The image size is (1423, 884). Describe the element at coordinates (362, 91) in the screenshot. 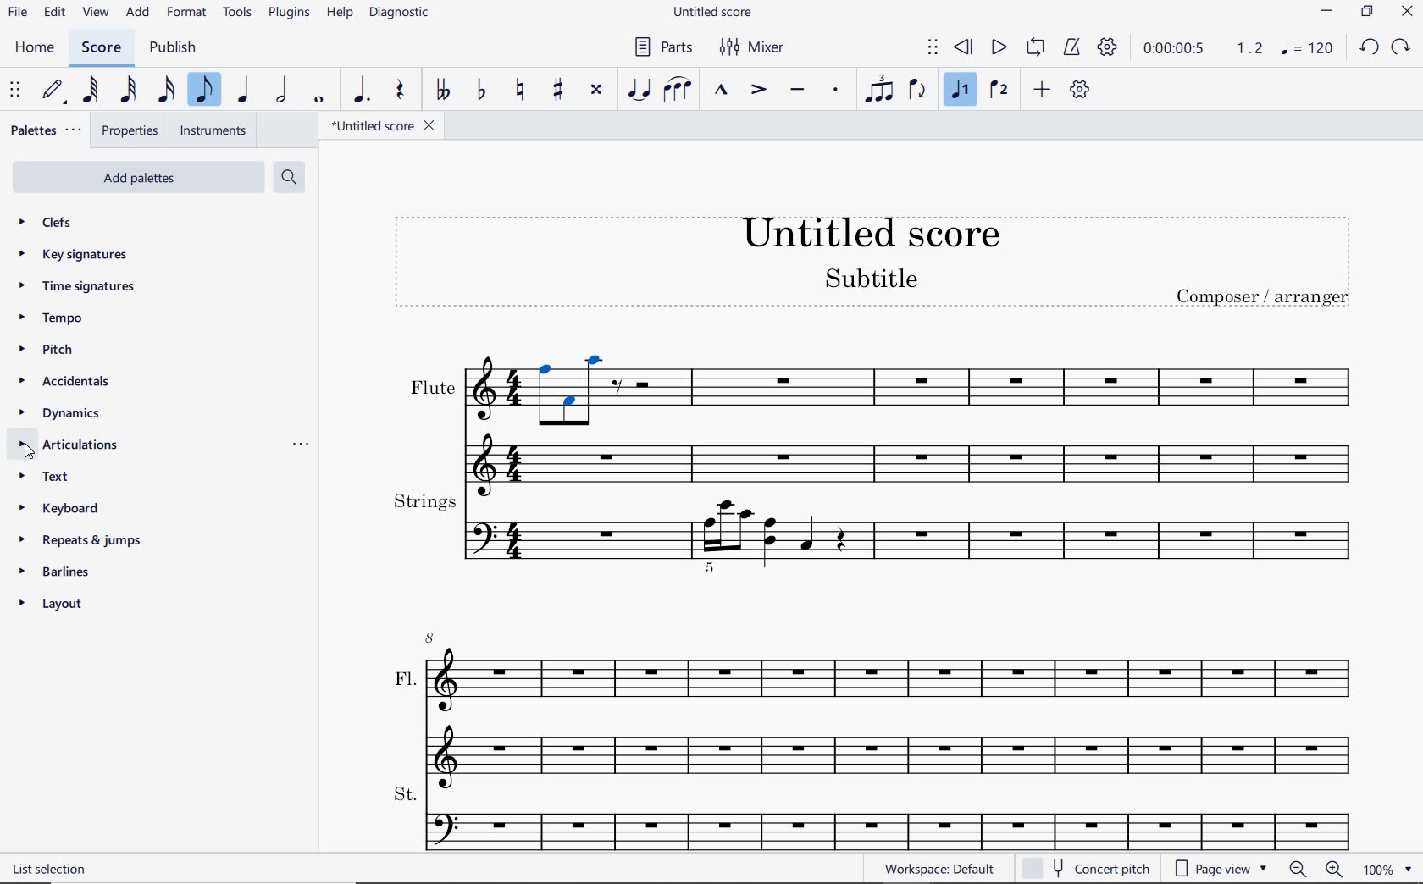

I see `AUGMENTATION DOT` at that location.